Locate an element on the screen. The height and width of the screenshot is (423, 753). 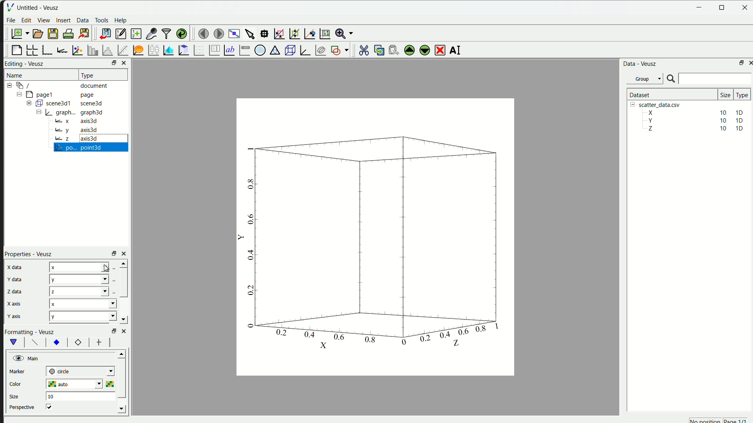
Properties - Veusz is located at coordinates (29, 253).